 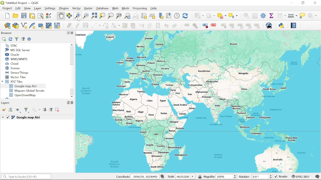 What do you see at coordinates (94, 16) in the screenshot?
I see `Zoom full` at bounding box center [94, 16].